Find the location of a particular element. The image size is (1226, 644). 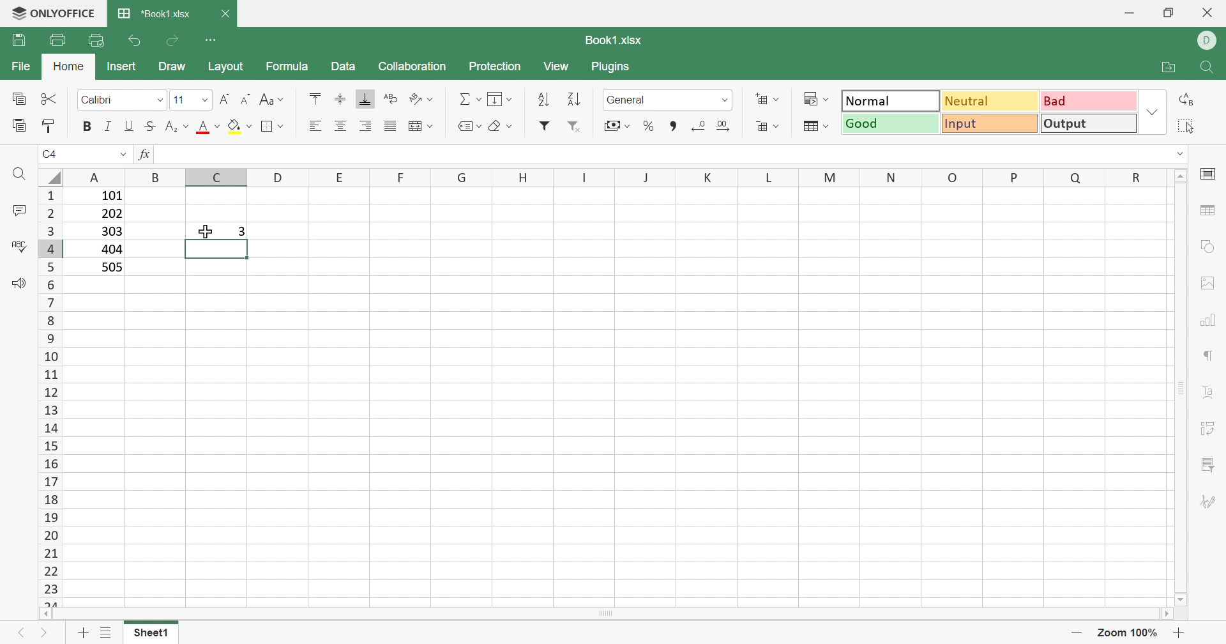

Print is located at coordinates (58, 39).